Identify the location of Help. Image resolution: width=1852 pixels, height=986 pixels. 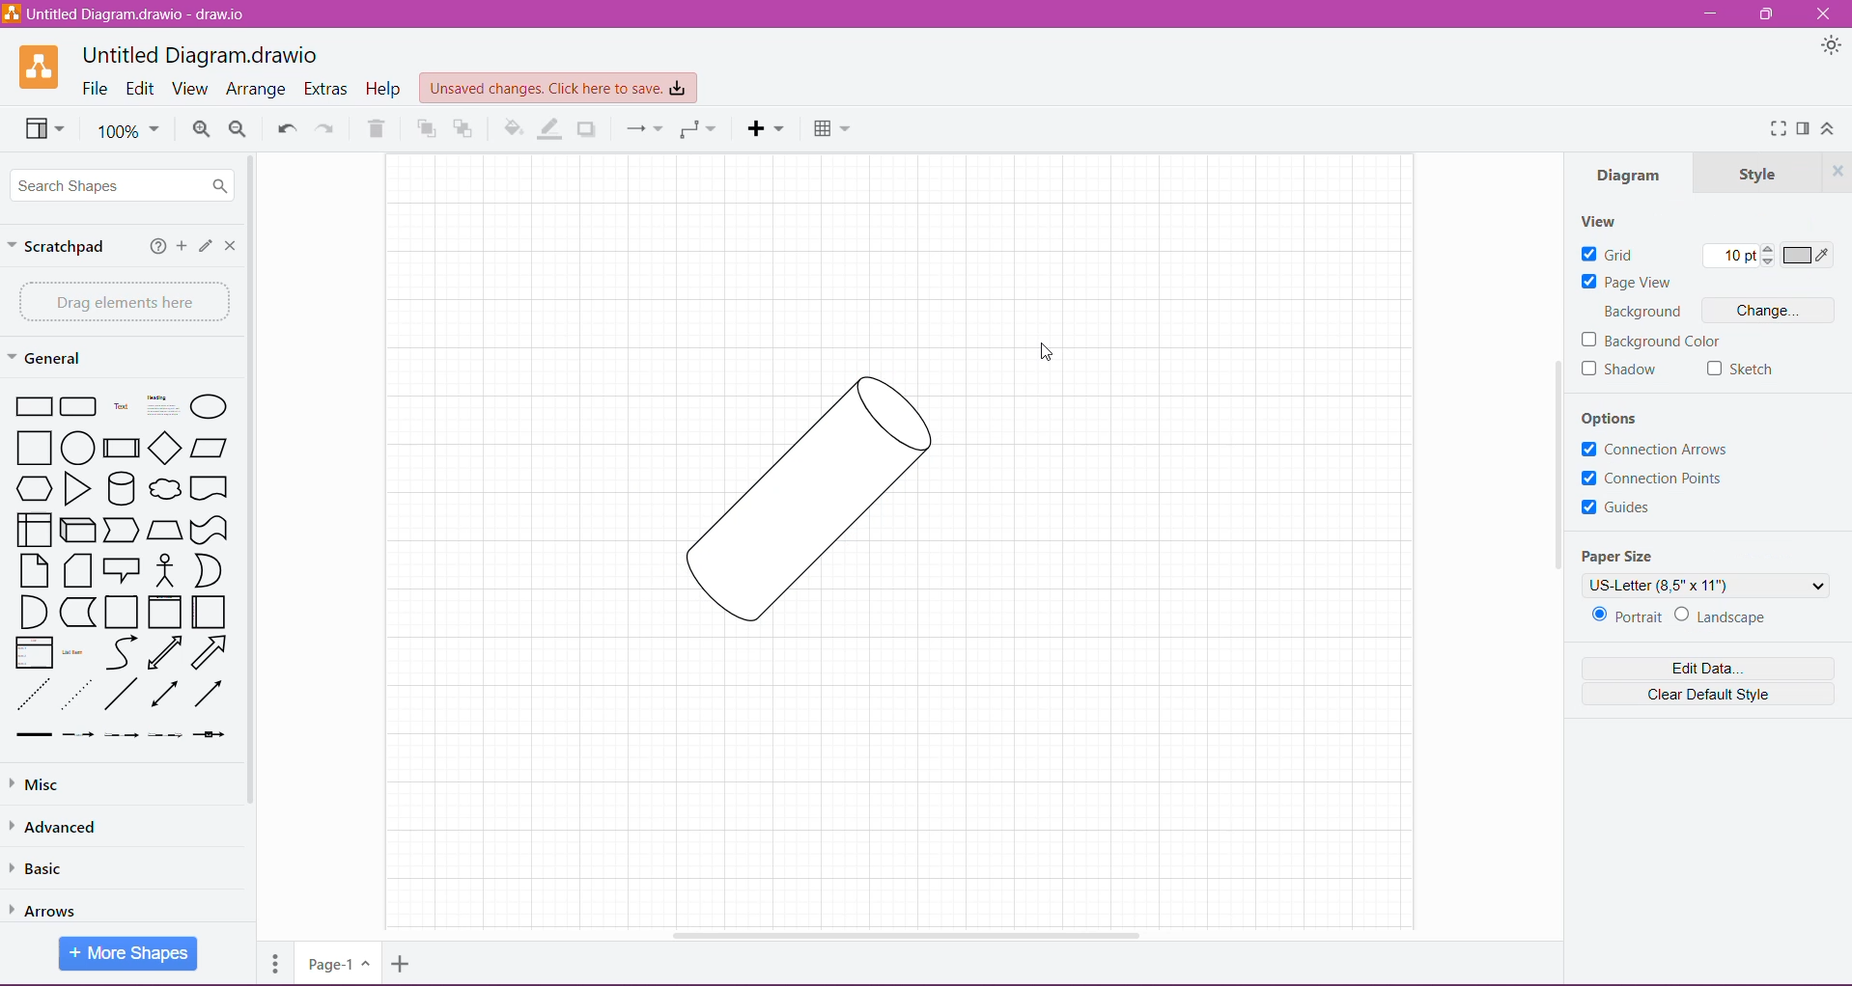
(384, 90).